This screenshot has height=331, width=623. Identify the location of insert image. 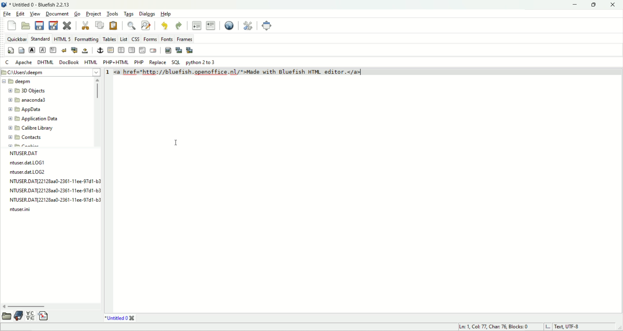
(168, 51).